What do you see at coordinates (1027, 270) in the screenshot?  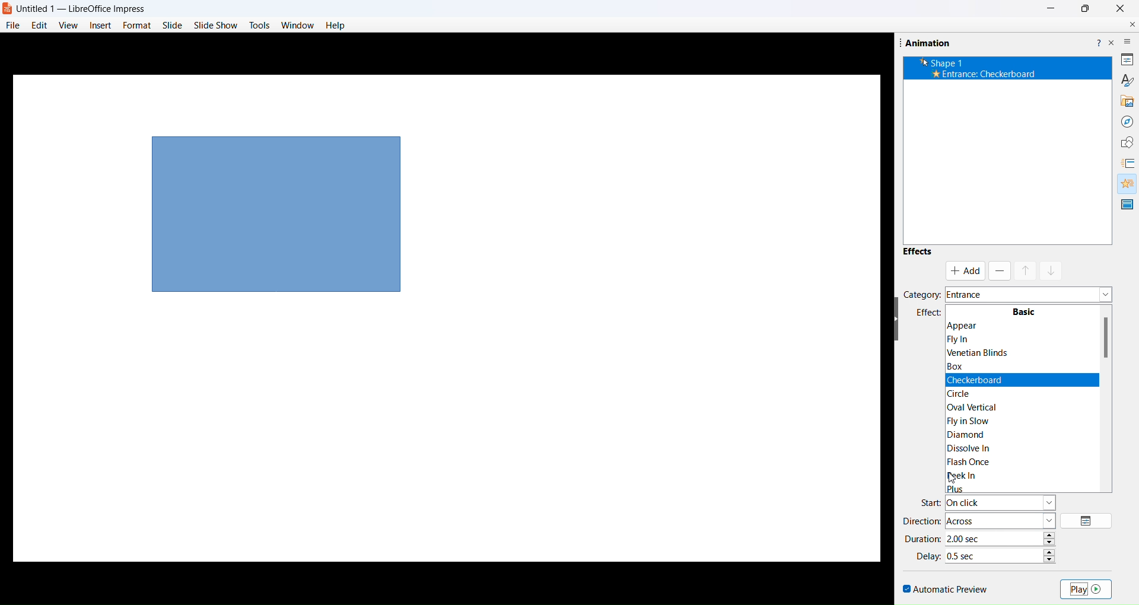 I see `mask up` at bounding box center [1027, 270].